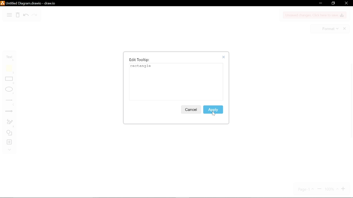  What do you see at coordinates (331, 189) in the screenshot?
I see `current zoom` at bounding box center [331, 189].